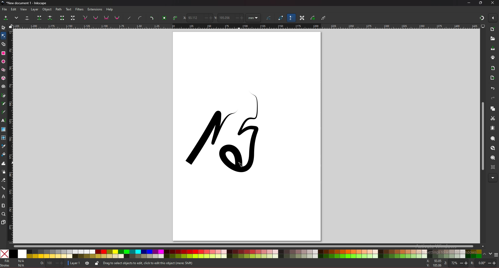 The height and width of the screenshot is (268, 499). What do you see at coordinates (68, 9) in the screenshot?
I see `text` at bounding box center [68, 9].